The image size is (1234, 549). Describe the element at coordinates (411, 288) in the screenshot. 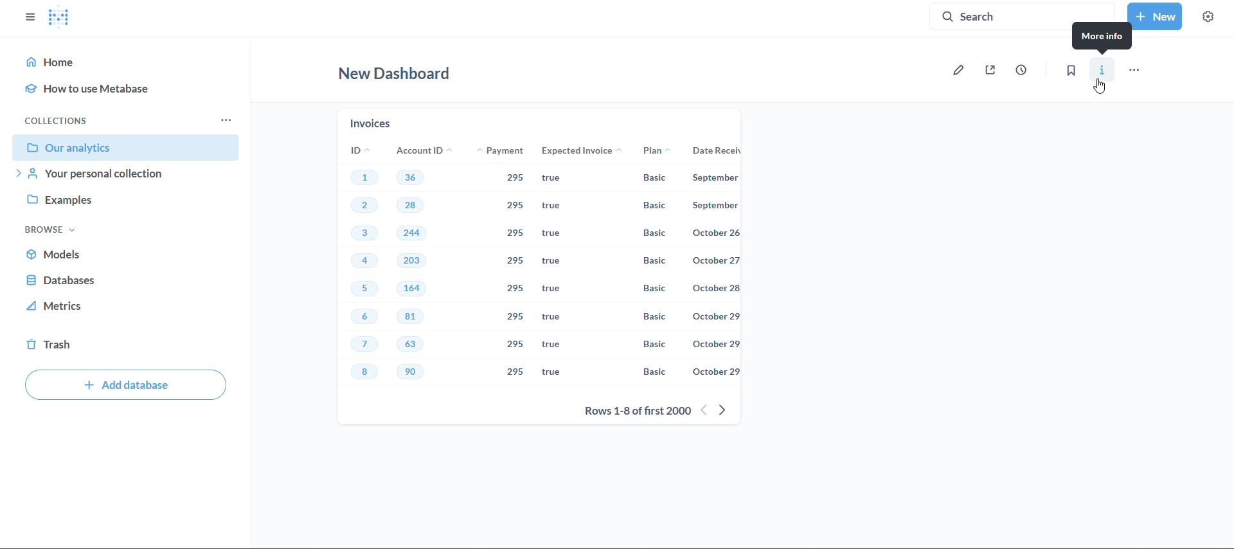

I see `164` at that location.